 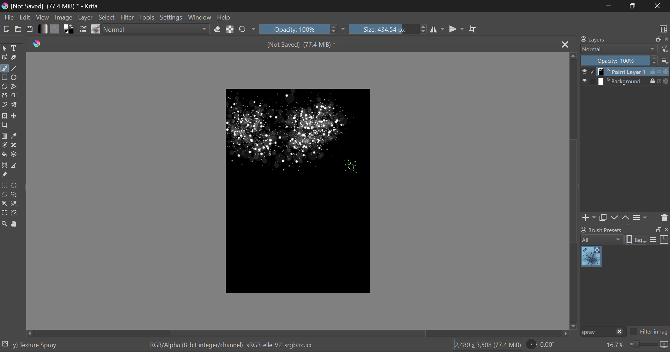 I want to click on Open, so click(x=18, y=29).